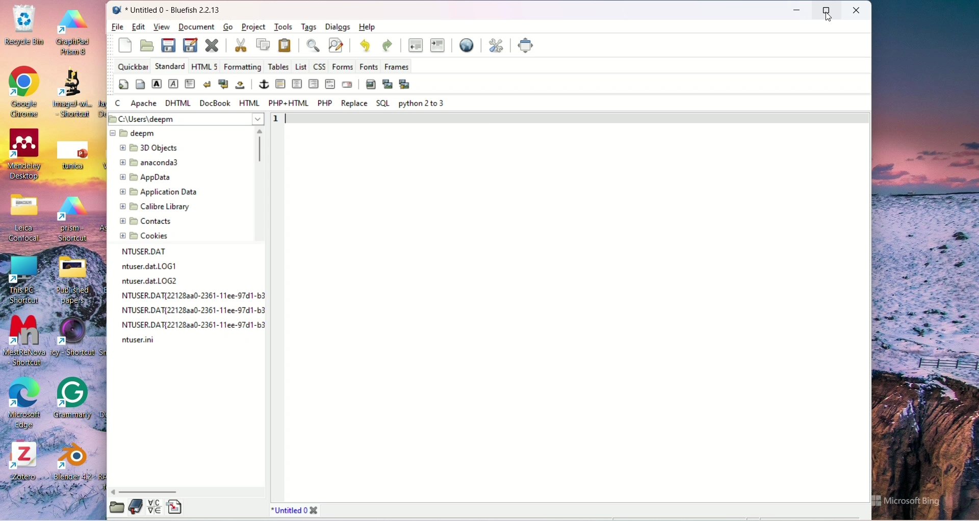 The height and width of the screenshot is (521, 979). I want to click on close, so click(858, 10).